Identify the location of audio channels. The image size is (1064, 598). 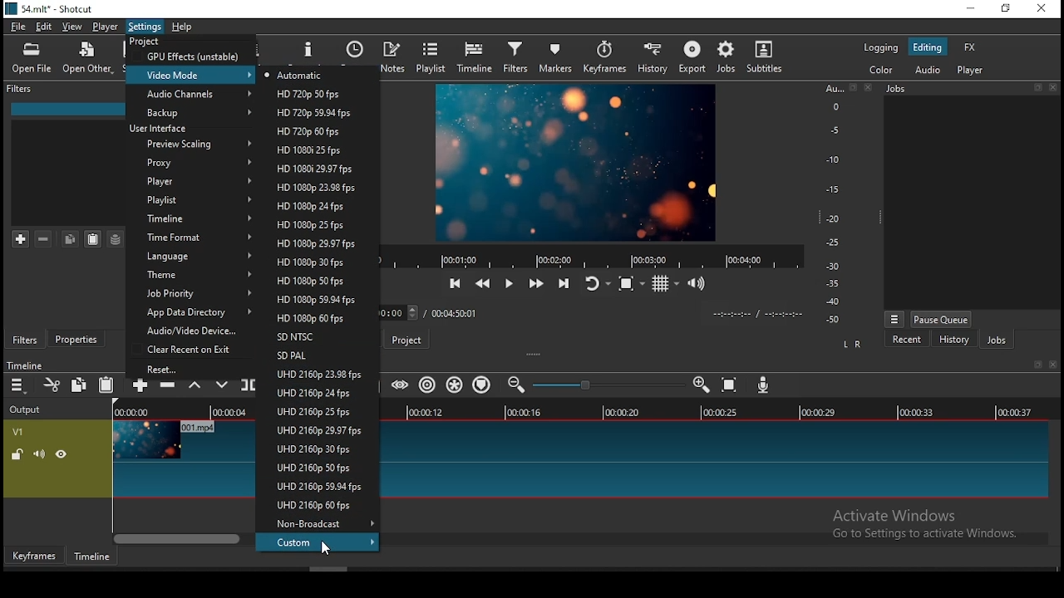
(193, 94).